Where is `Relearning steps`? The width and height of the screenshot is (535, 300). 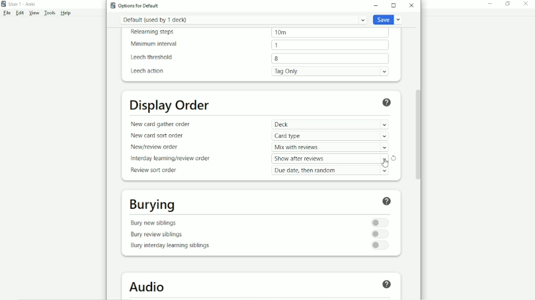
Relearning steps is located at coordinates (153, 33).